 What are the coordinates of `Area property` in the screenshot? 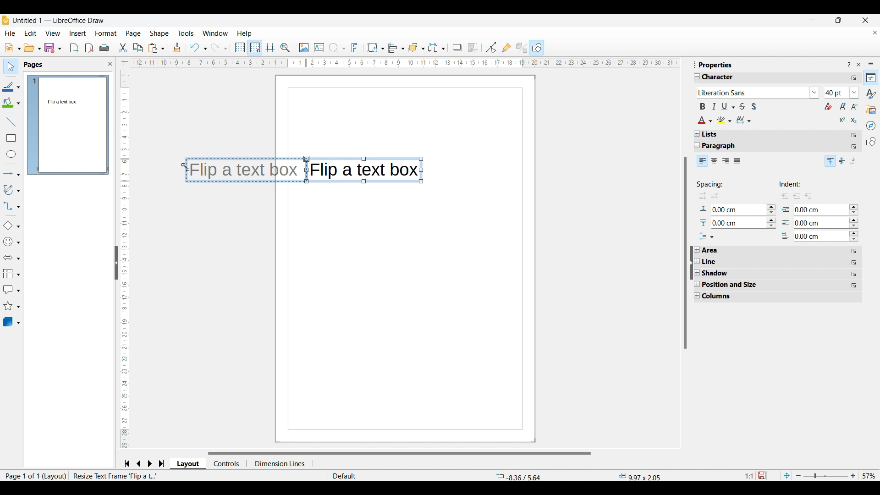 It's located at (712, 250).